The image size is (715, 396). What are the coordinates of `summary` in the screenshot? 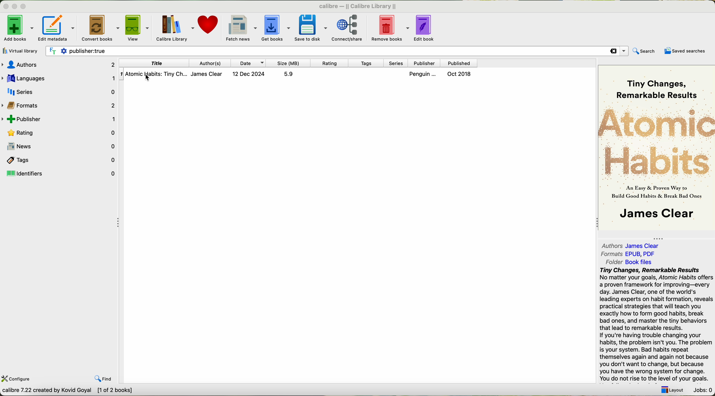 It's located at (656, 325).